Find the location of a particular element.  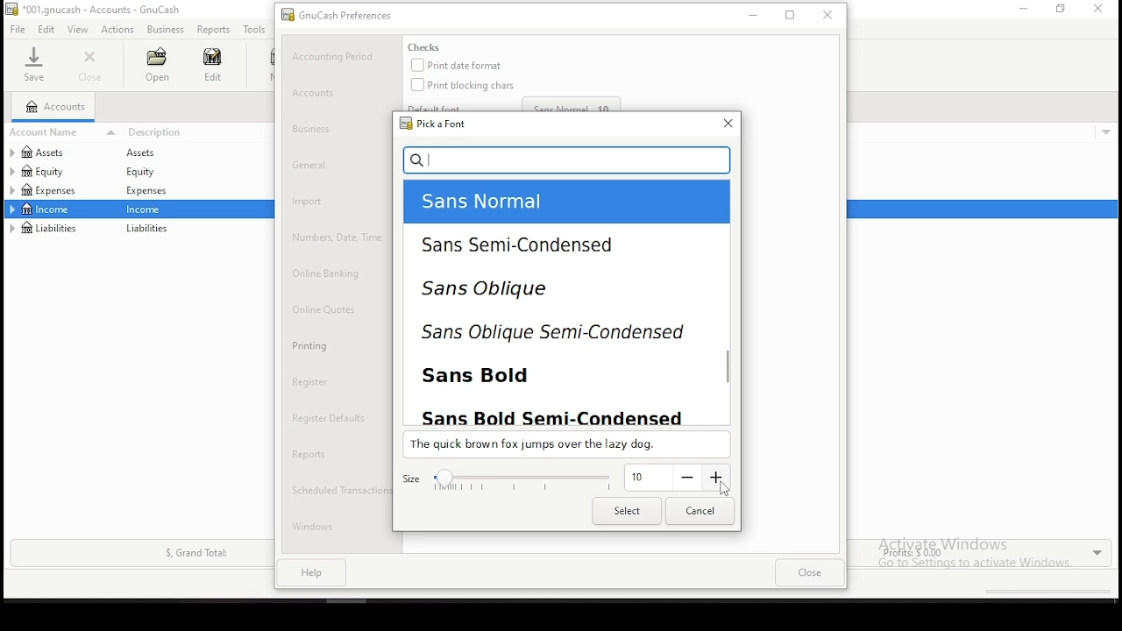

search fonts is located at coordinates (568, 160).